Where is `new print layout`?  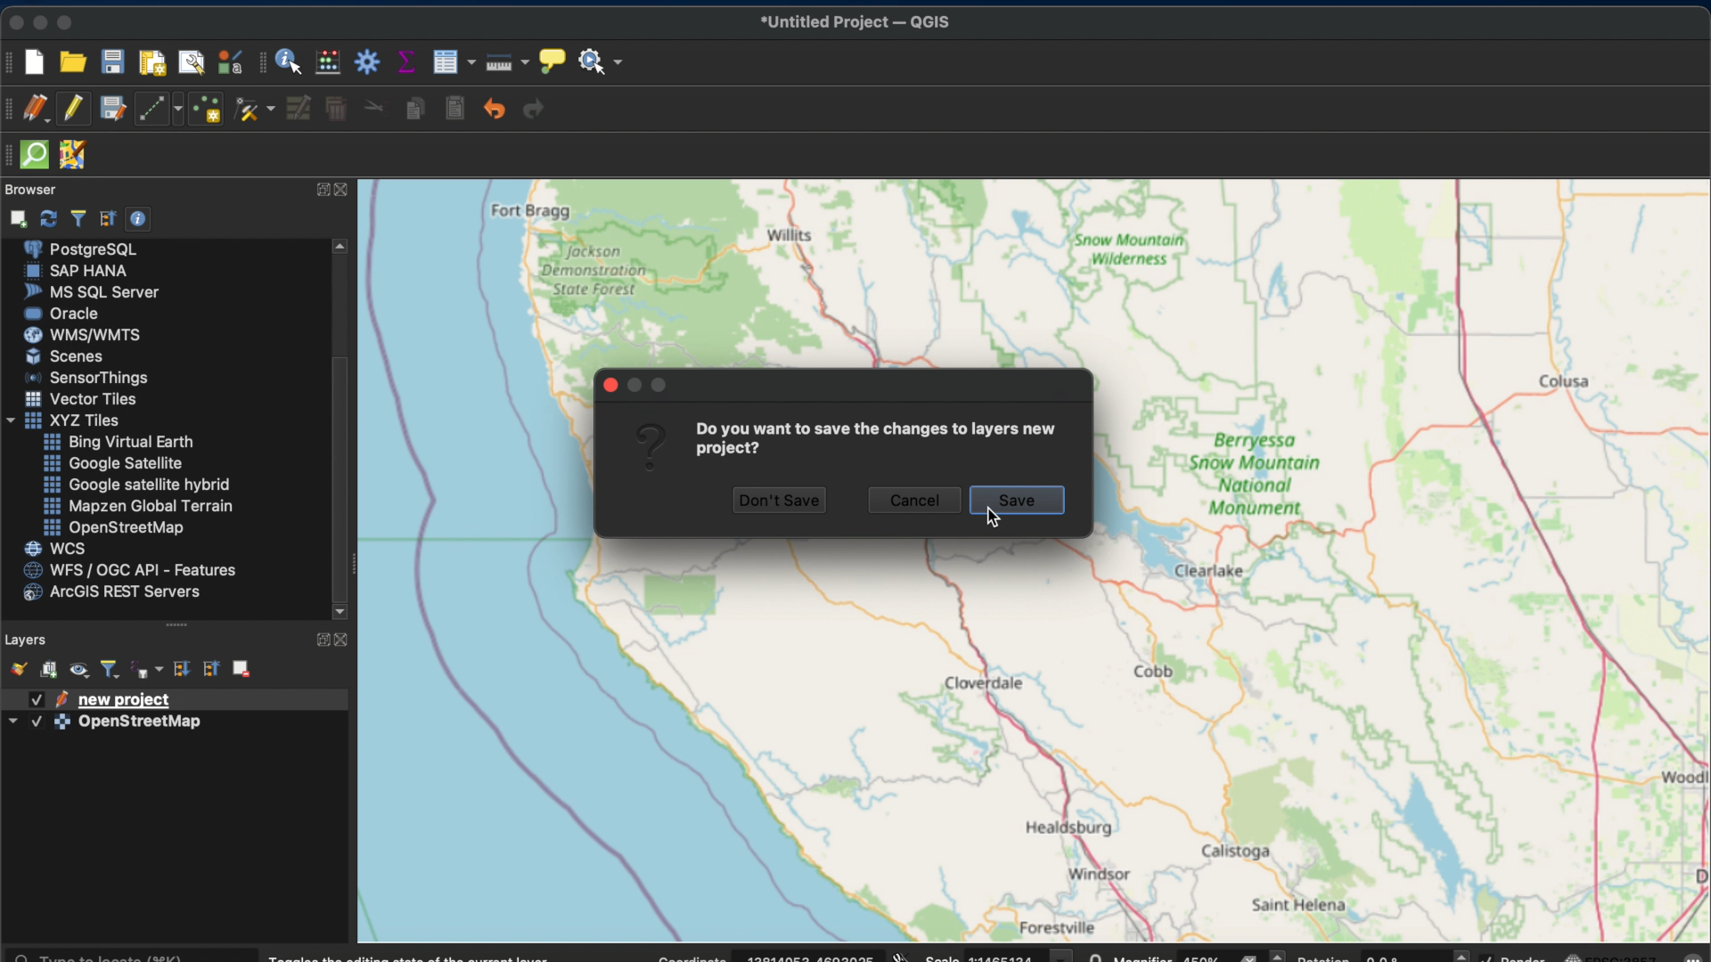 new print layout is located at coordinates (152, 61).